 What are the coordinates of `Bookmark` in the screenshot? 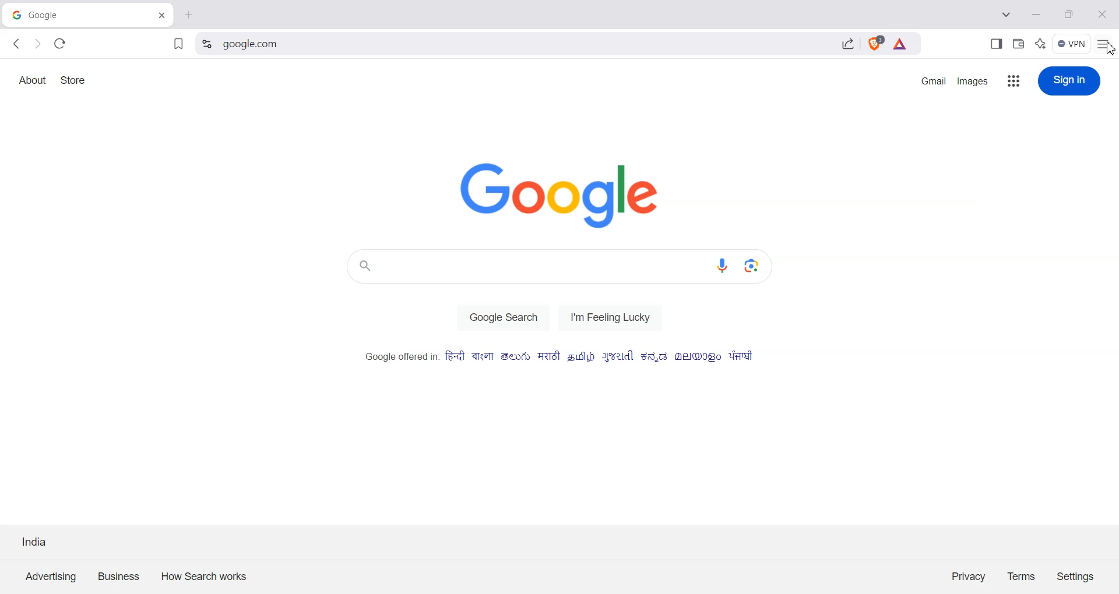 It's located at (178, 45).